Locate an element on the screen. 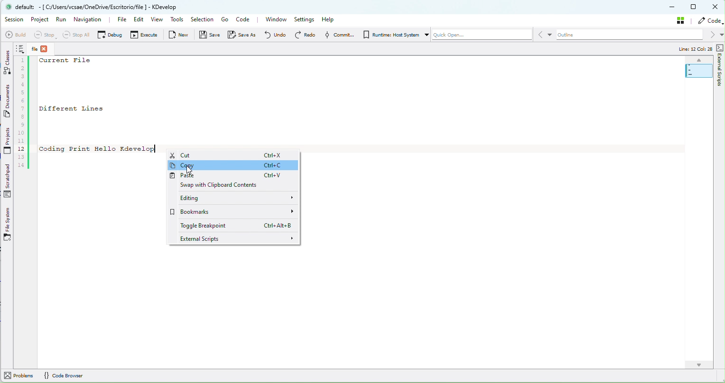 The image size is (725, 383). Window is located at coordinates (276, 19).